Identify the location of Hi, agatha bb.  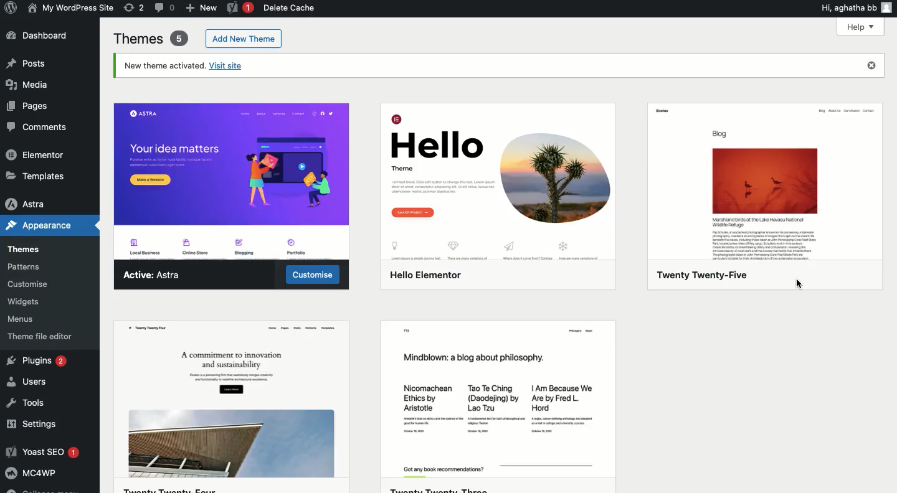
(846, 8).